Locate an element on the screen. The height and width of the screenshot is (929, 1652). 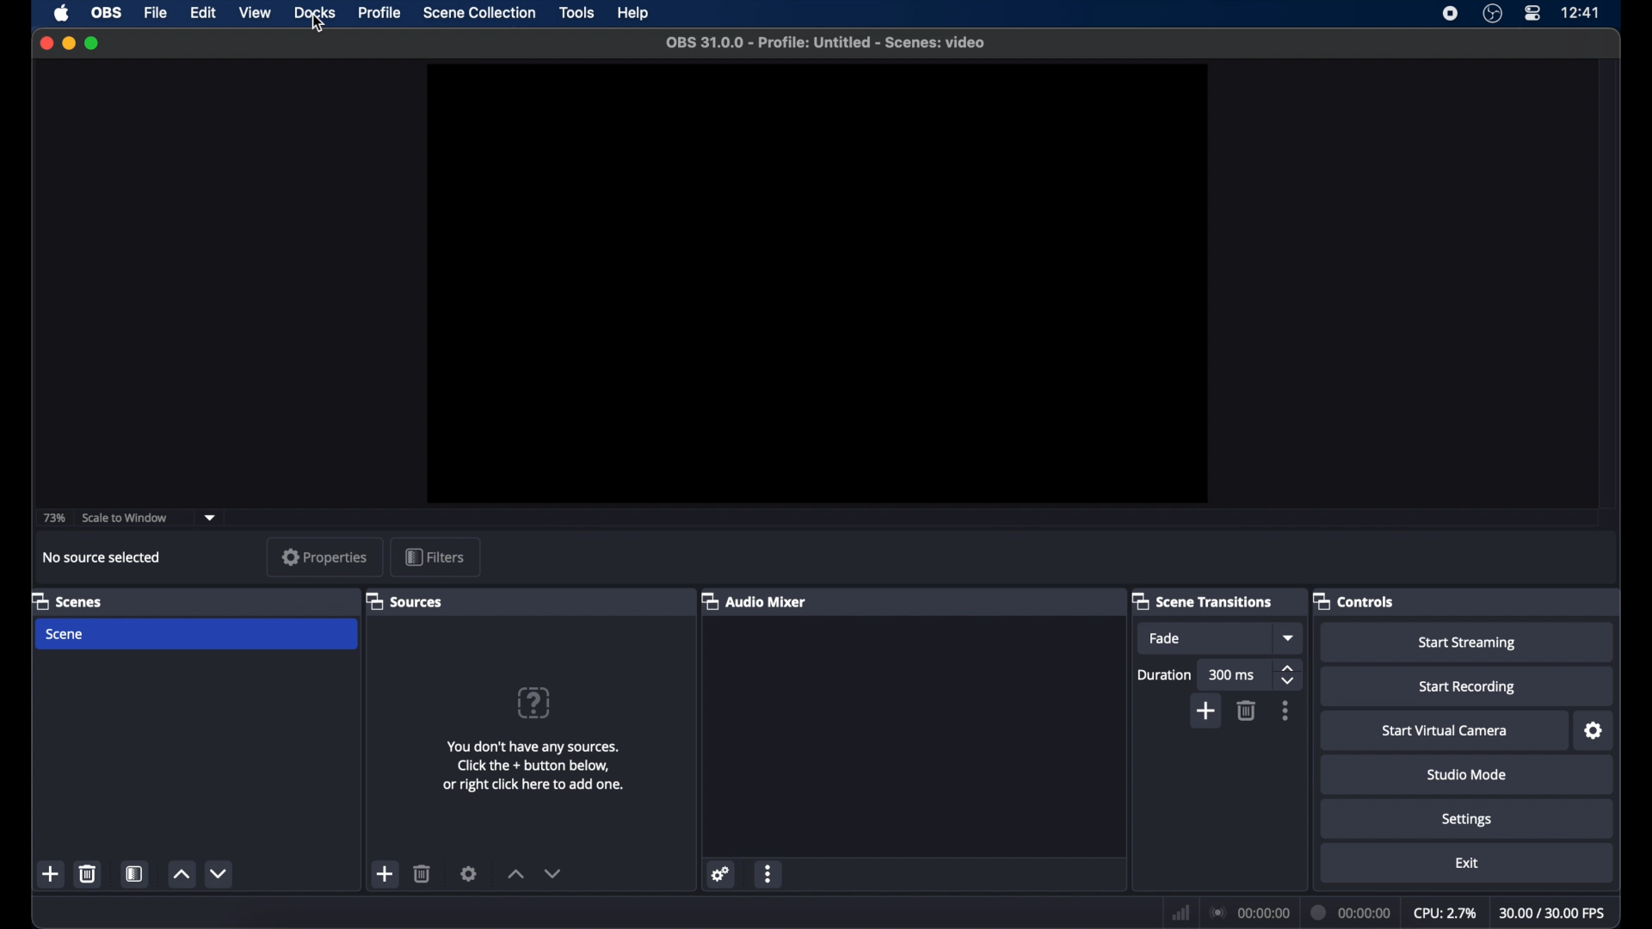
300 ms is located at coordinates (1233, 675).